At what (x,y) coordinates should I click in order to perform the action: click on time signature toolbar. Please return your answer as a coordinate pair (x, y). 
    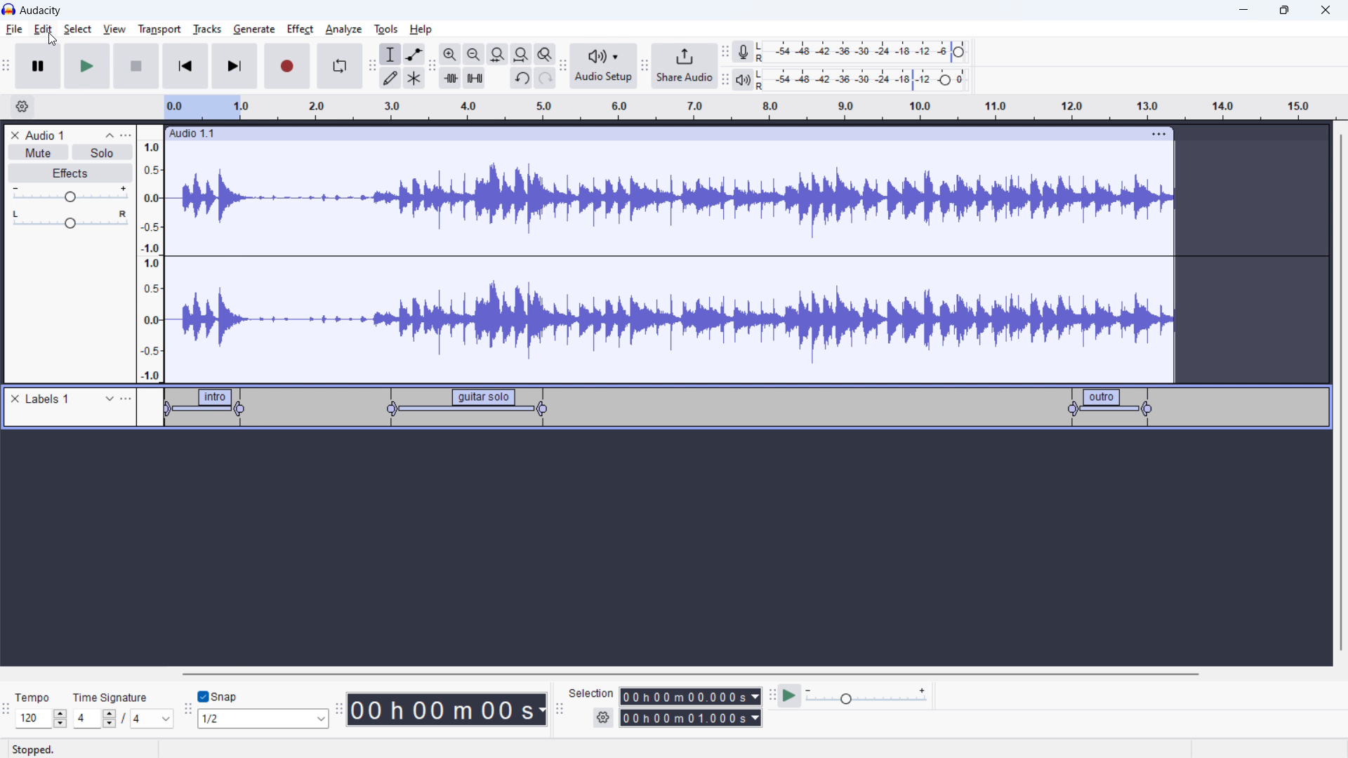
    Looking at the image, I should click on (6, 712).